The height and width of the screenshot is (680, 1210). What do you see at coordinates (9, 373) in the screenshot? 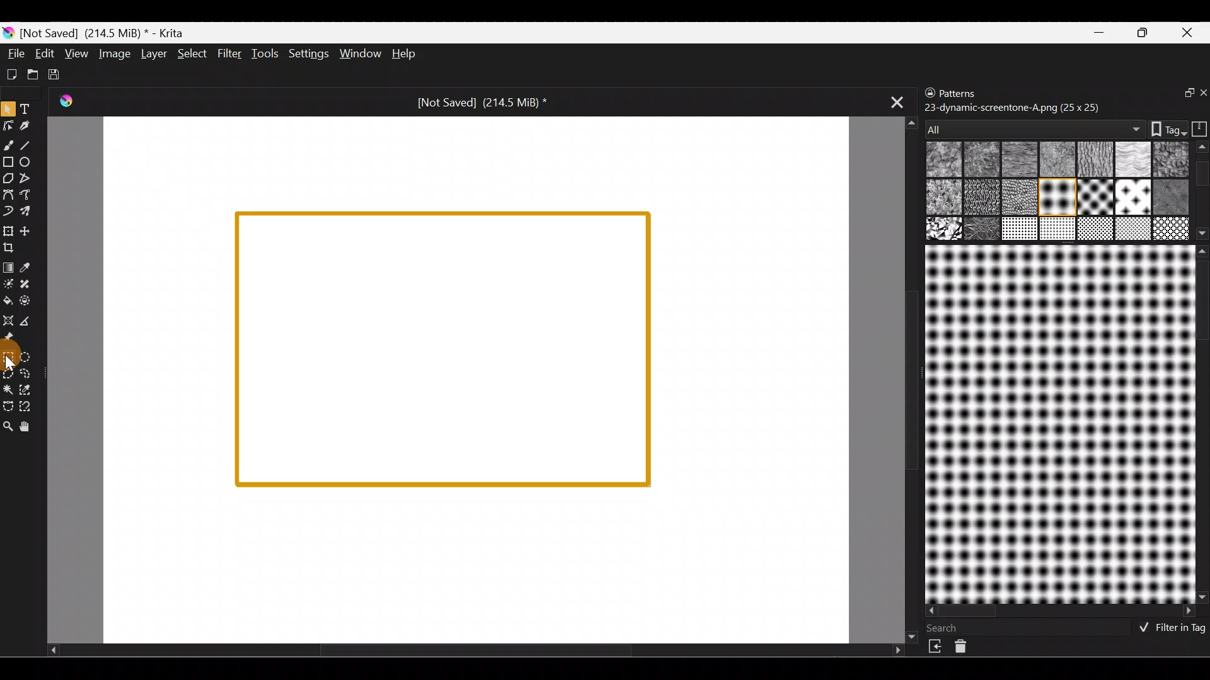
I see `Polygonal selection tool` at bounding box center [9, 373].